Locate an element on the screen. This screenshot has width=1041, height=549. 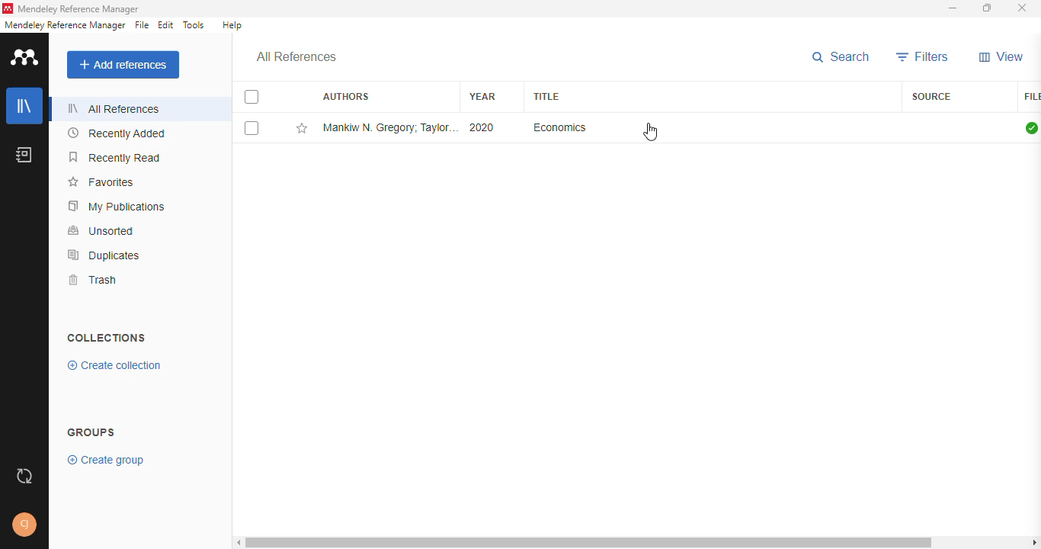
add references is located at coordinates (123, 65).